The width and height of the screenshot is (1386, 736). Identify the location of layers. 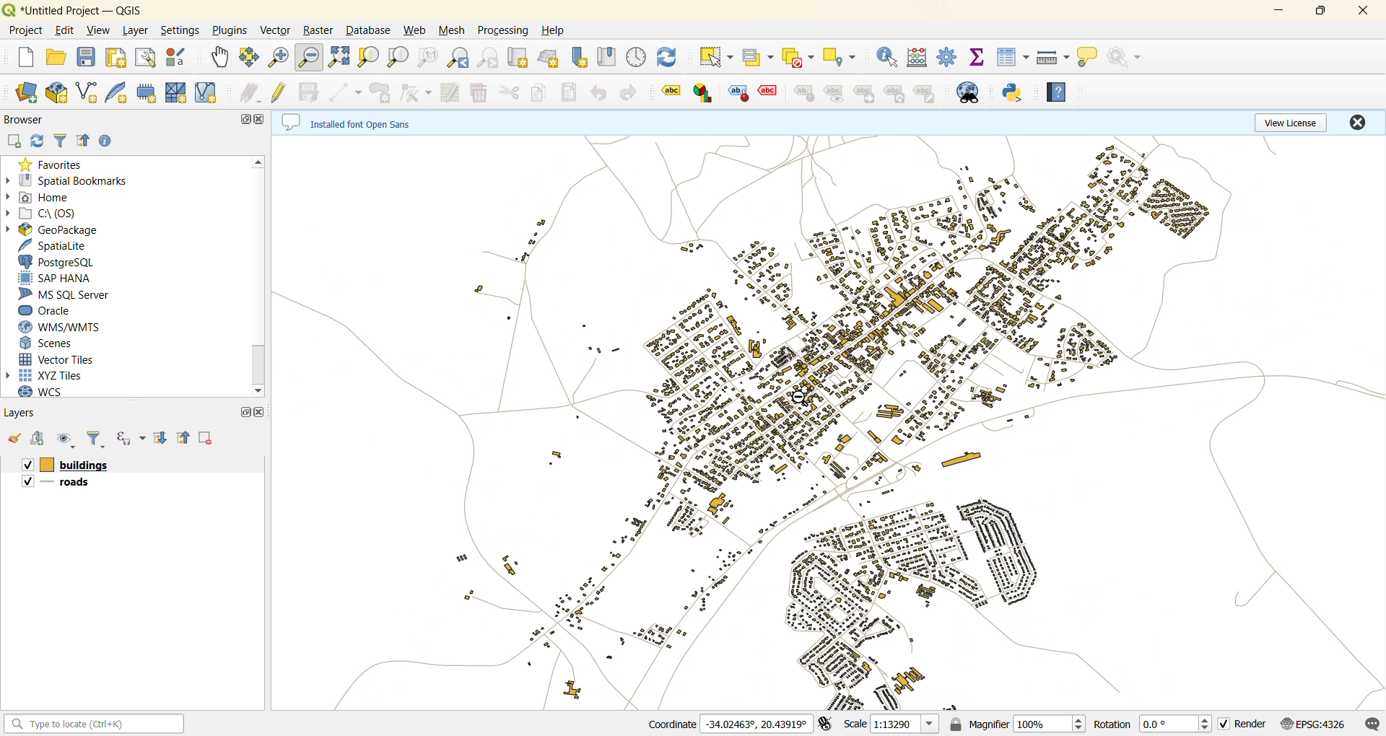
(67, 464).